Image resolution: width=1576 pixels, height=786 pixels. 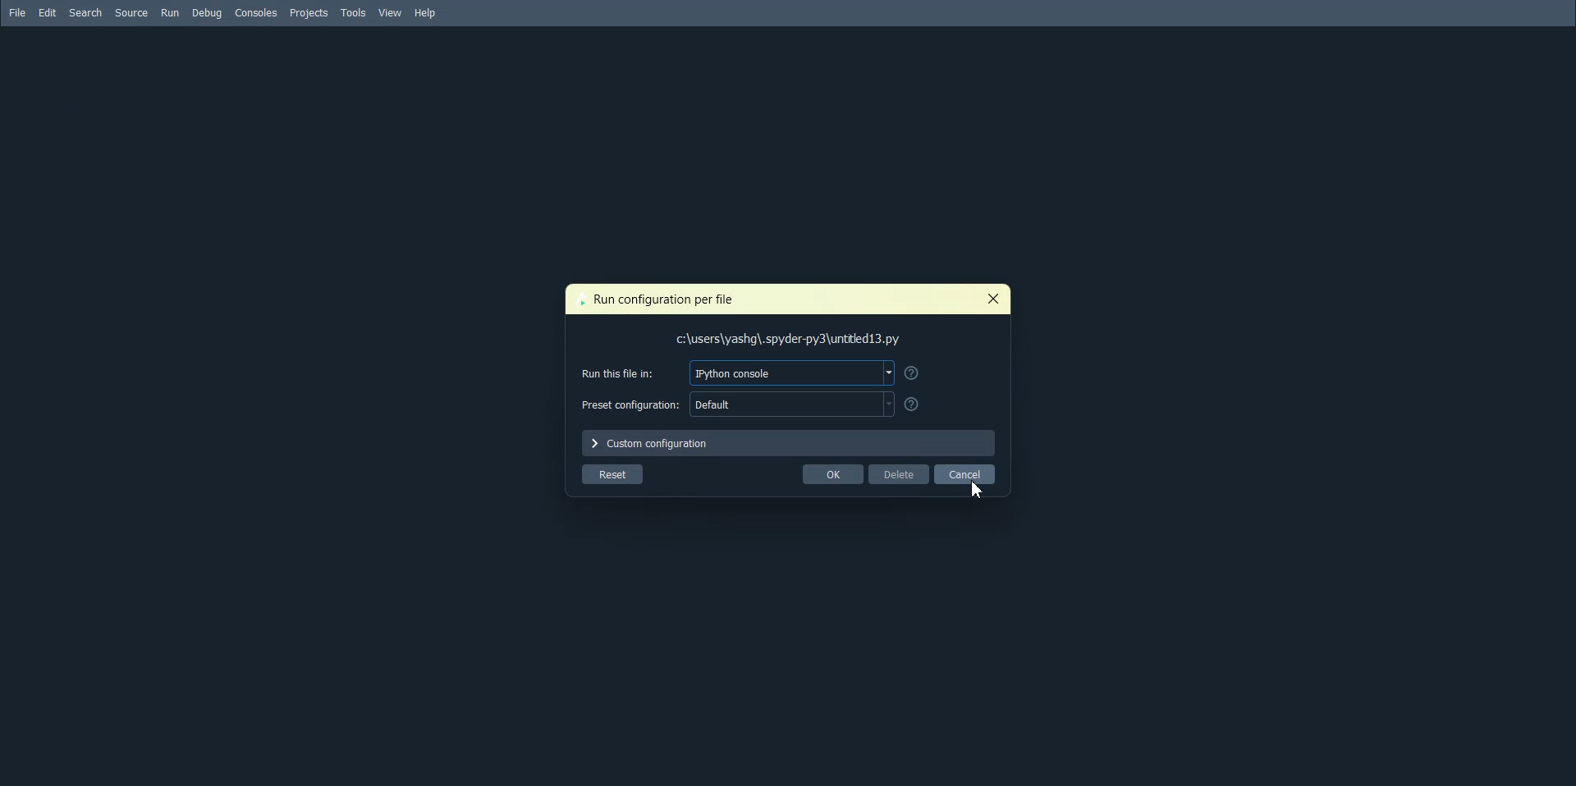 I want to click on Cancel, so click(x=965, y=473).